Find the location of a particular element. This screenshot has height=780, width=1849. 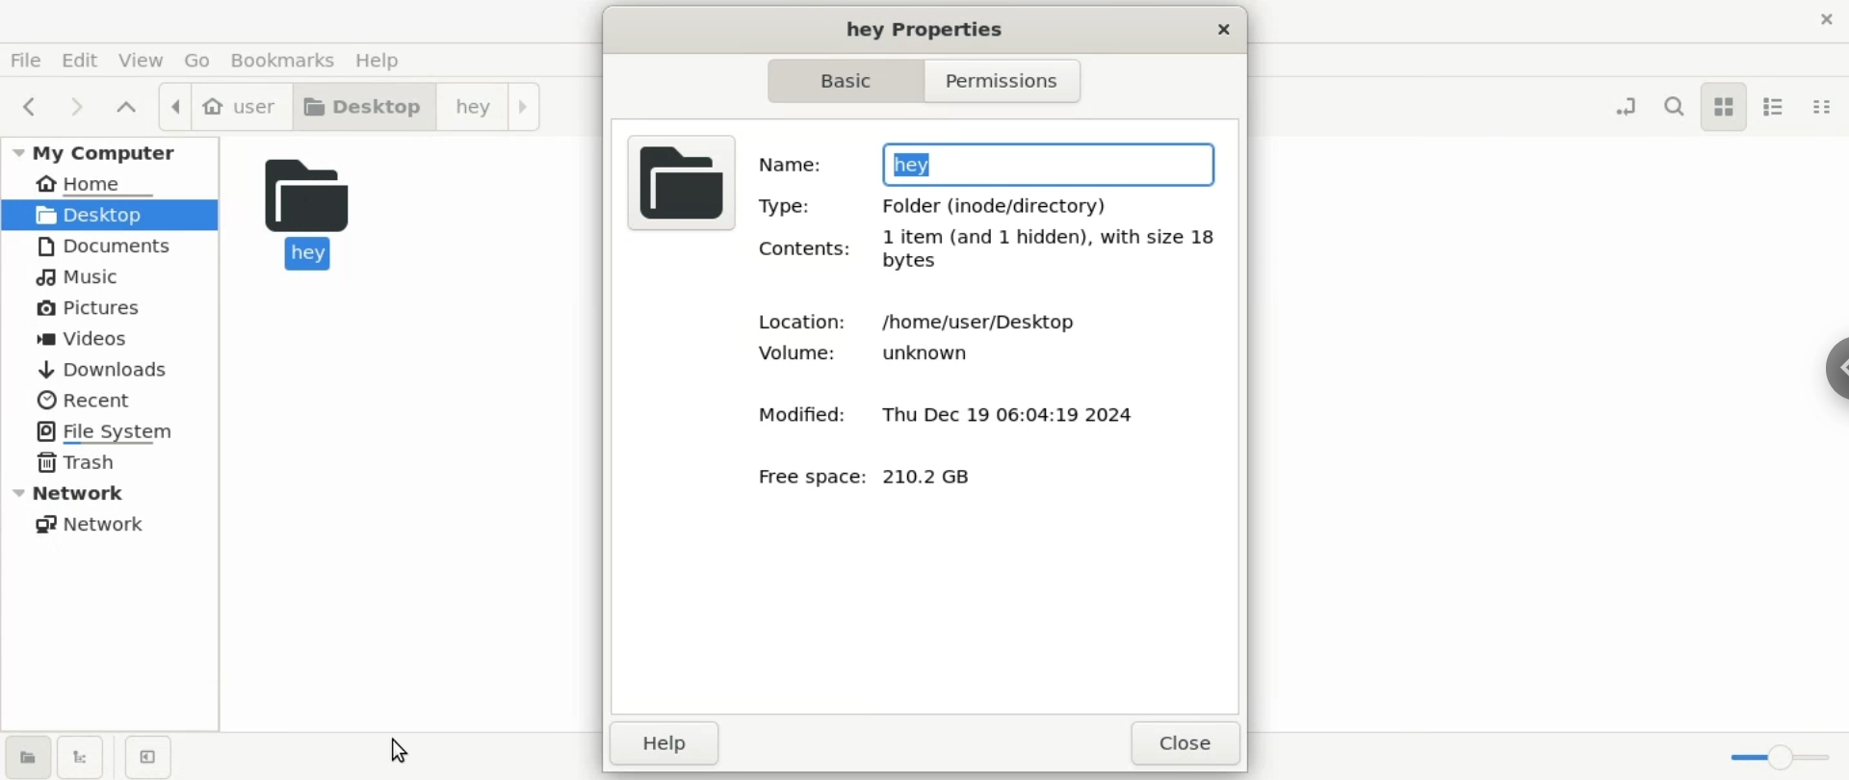

basic is located at coordinates (845, 81).